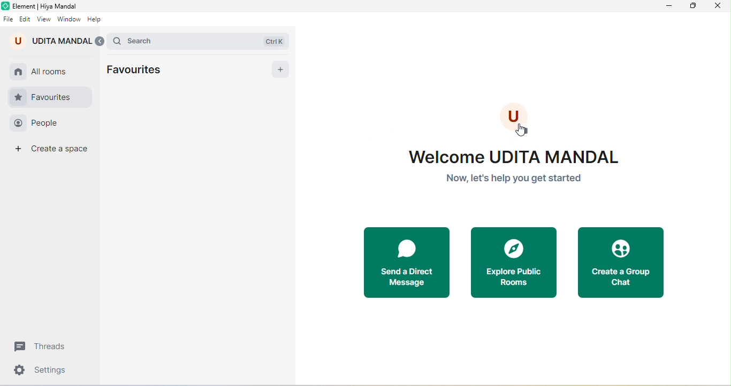 The width and height of the screenshot is (731, 386). I want to click on thread, so click(44, 346).